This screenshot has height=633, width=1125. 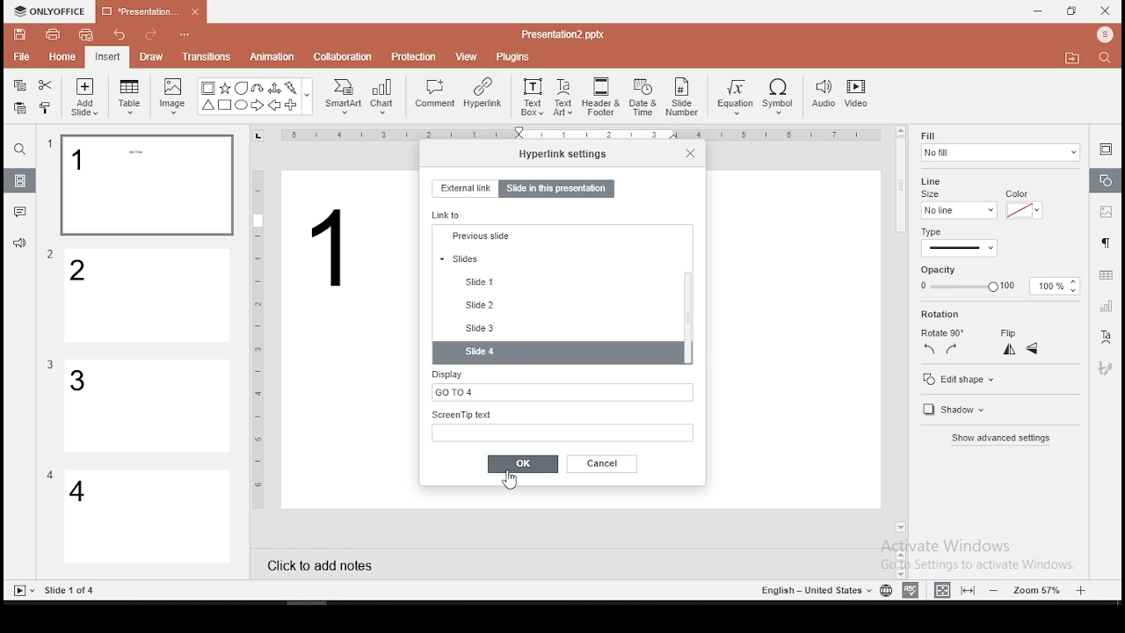 What do you see at coordinates (414, 55) in the screenshot?
I see `protection` at bounding box center [414, 55].